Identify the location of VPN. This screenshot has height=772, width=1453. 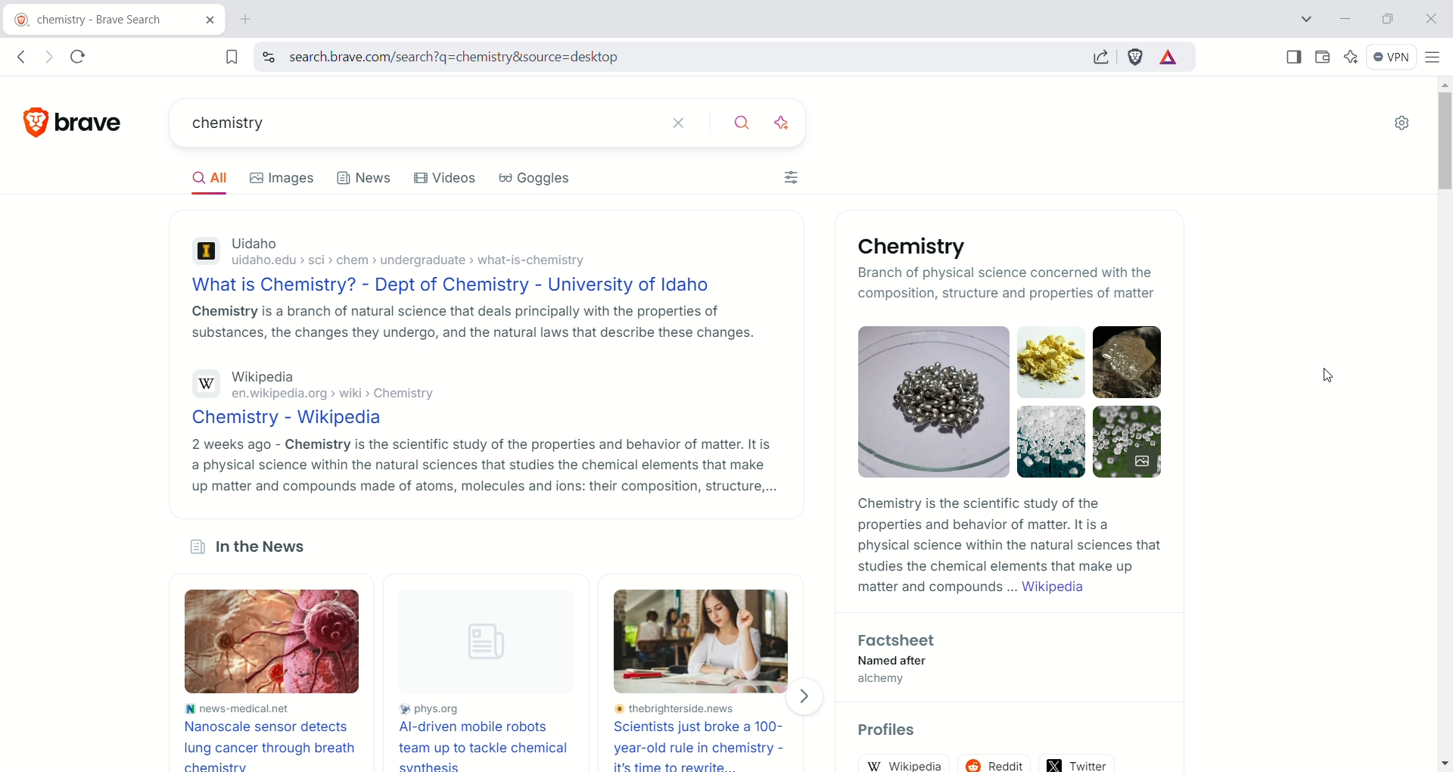
(1388, 55).